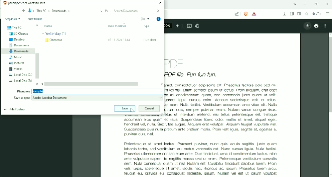 The width and height of the screenshot is (332, 177). What do you see at coordinates (12, 19) in the screenshot?
I see `Organize` at bounding box center [12, 19].